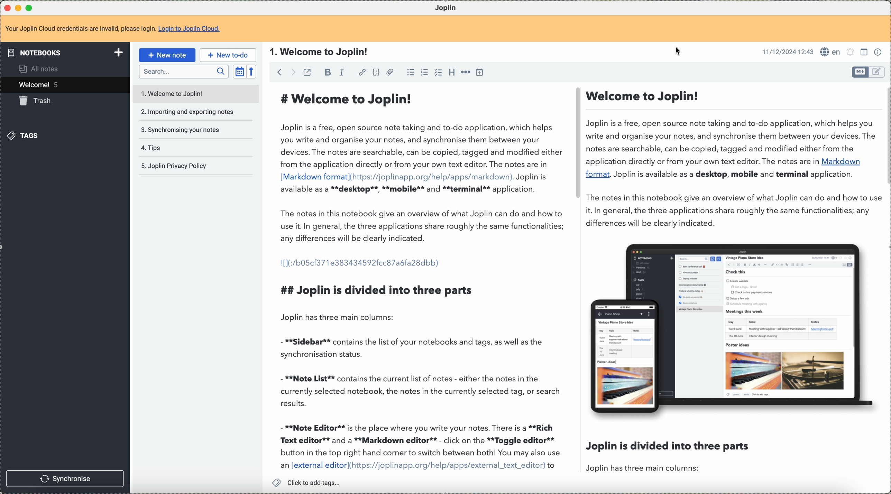 This screenshot has width=891, height=494. What do you see at coordinates (885, 137) in the screenshot?
I see `scroll bar` at bounding box center [885, 137].